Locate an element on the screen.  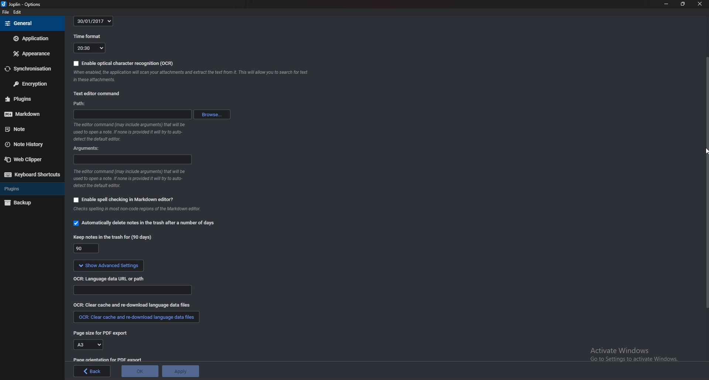
Plugins is located at coordinates (31, 189).